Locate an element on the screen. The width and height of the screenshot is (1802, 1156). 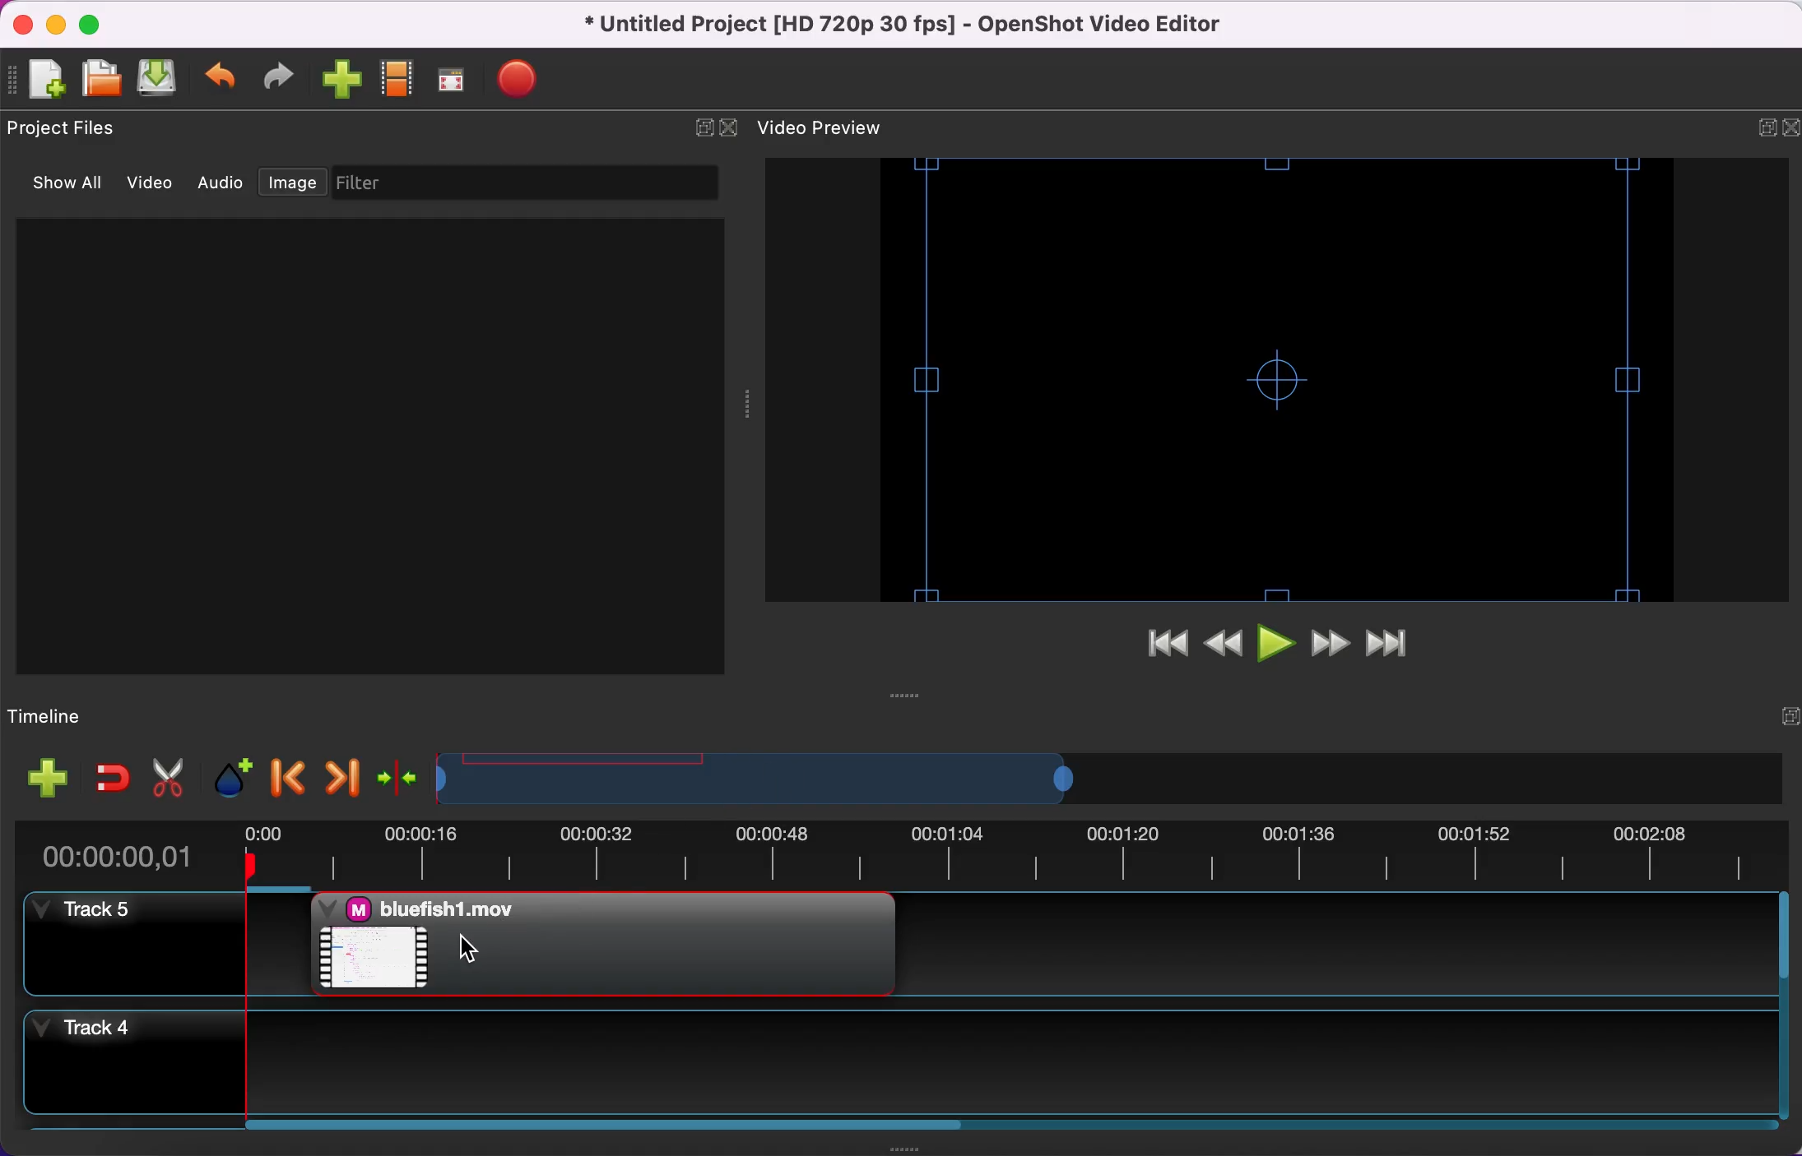
Cursor is located at coordinates (468, 948).